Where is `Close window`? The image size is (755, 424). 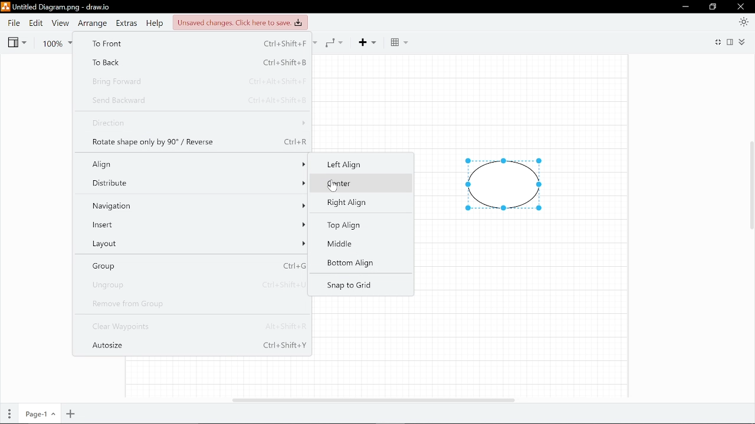
Close window is located at coordinates (741, 6).